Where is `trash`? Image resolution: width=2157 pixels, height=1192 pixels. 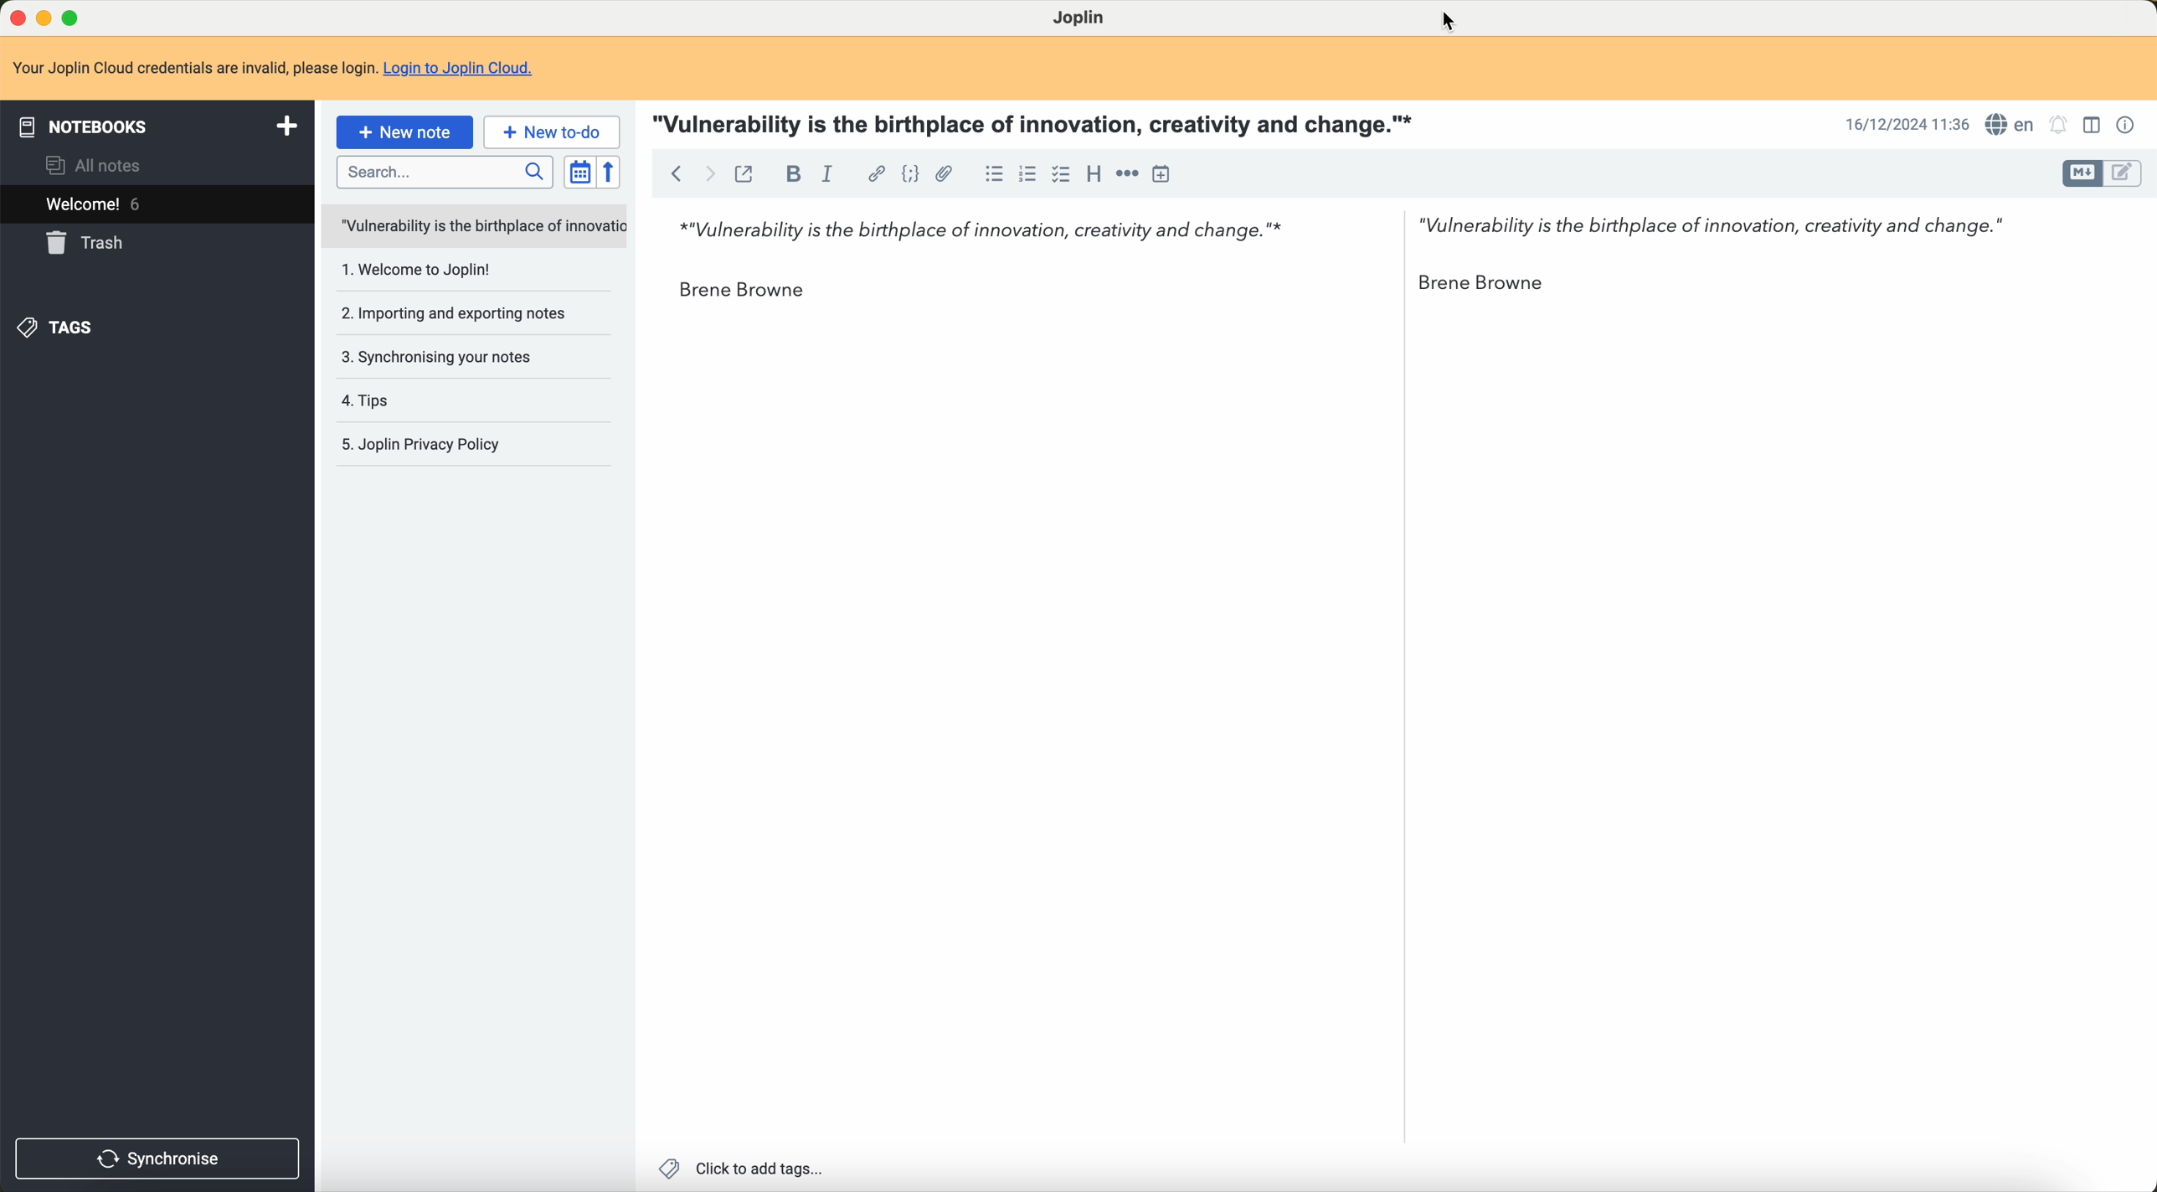 trash is located at coordinates (85, 245).